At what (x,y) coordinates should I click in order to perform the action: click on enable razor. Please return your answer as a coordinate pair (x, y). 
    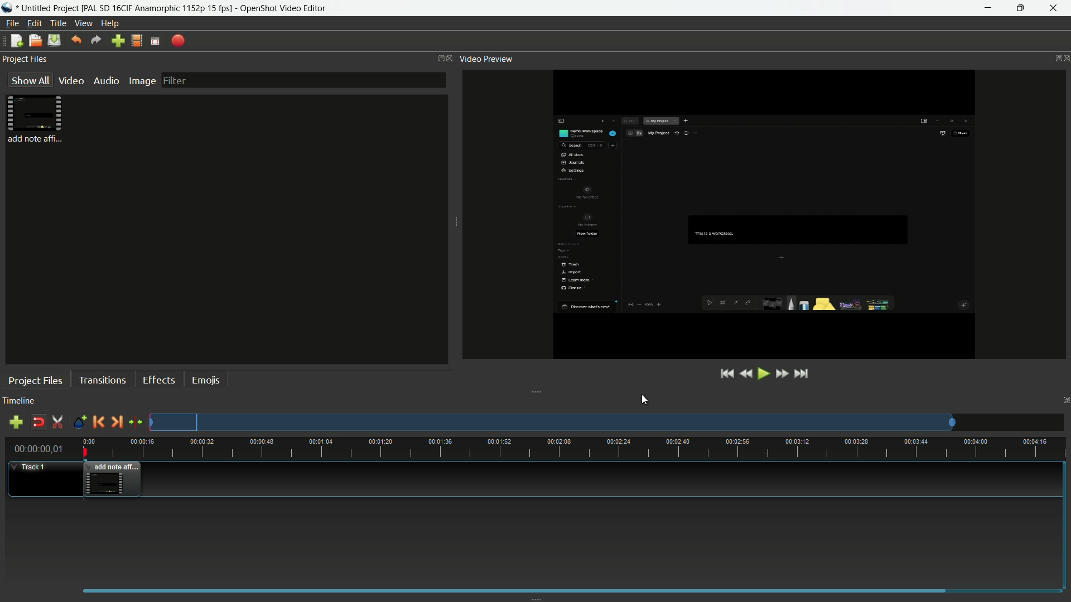
    Looking at the image, I should click on (58, 422).